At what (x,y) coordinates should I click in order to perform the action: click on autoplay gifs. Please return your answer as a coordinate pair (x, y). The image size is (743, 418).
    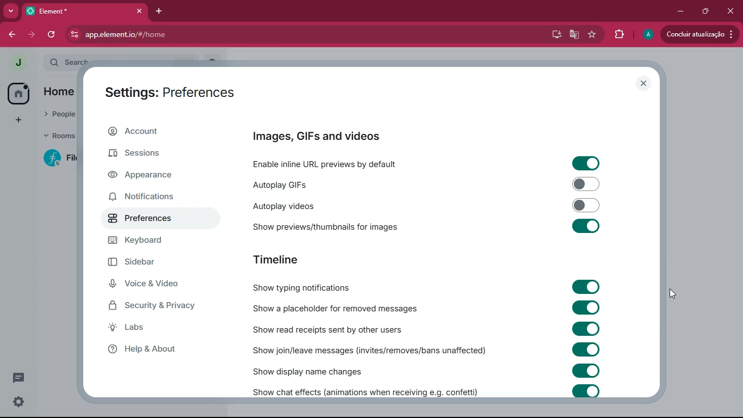
    Looking at the image, I should click on (319, 184).